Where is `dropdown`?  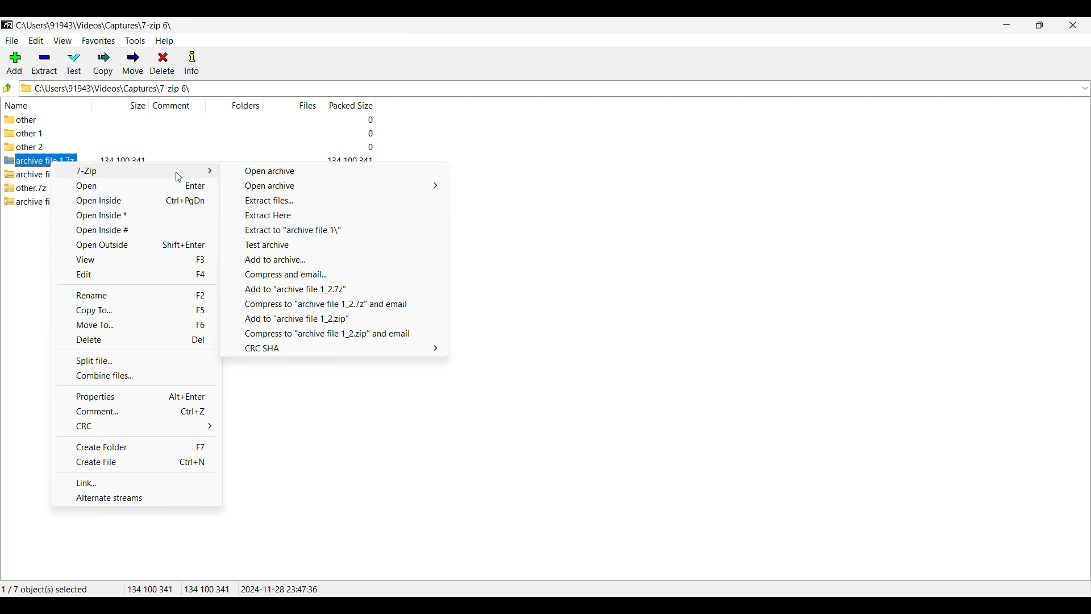
dropdown is located at coordinates (1084, 88).